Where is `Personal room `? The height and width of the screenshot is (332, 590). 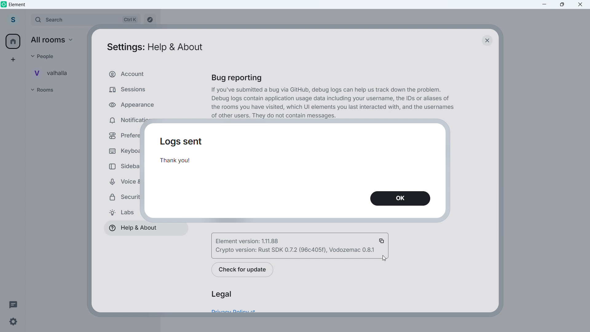
Personal room  is located at coordinates (54, 73).